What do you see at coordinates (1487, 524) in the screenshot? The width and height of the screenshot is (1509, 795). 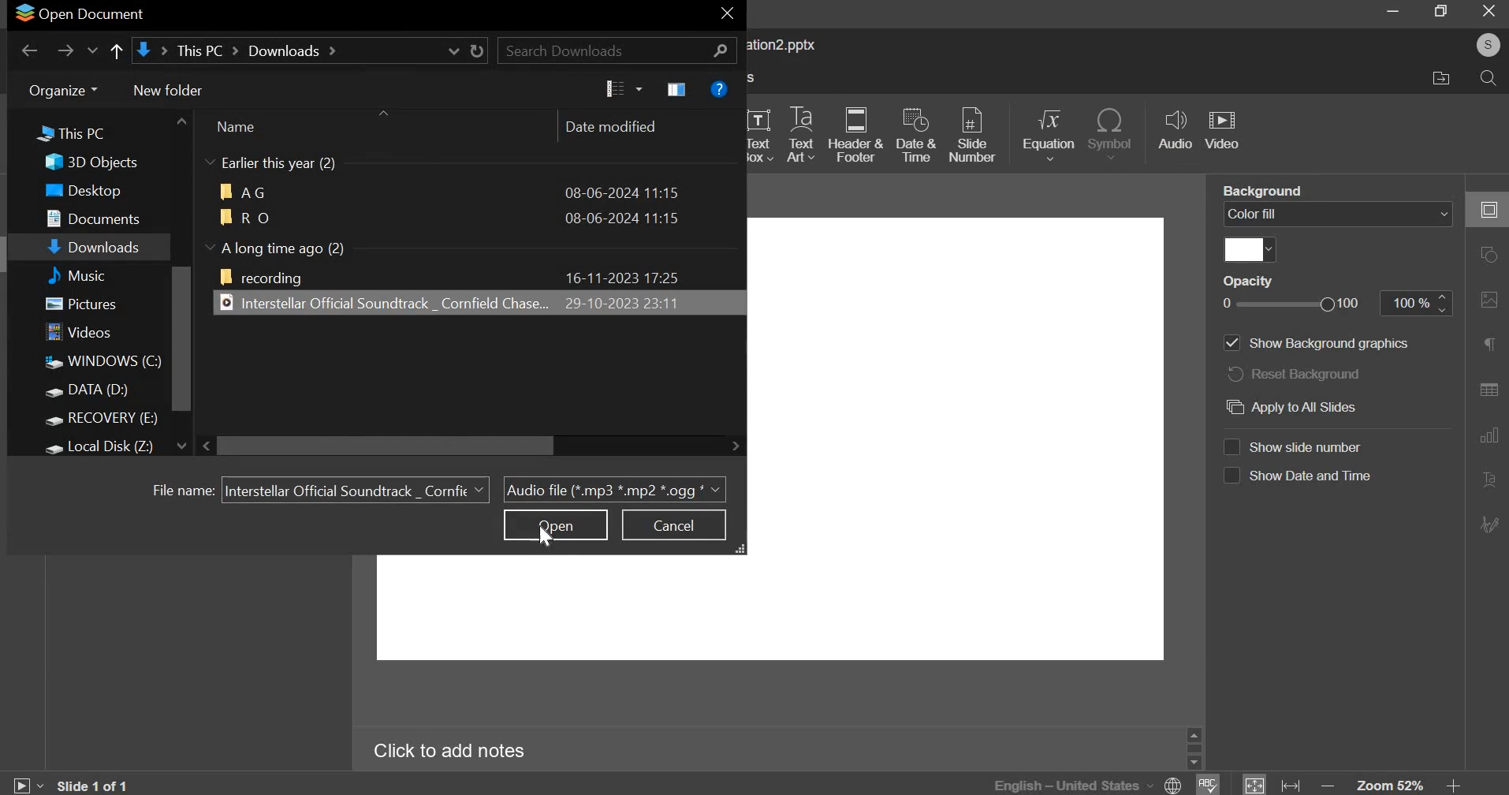 I see `signature settings` at bounding box center [1487, 524].